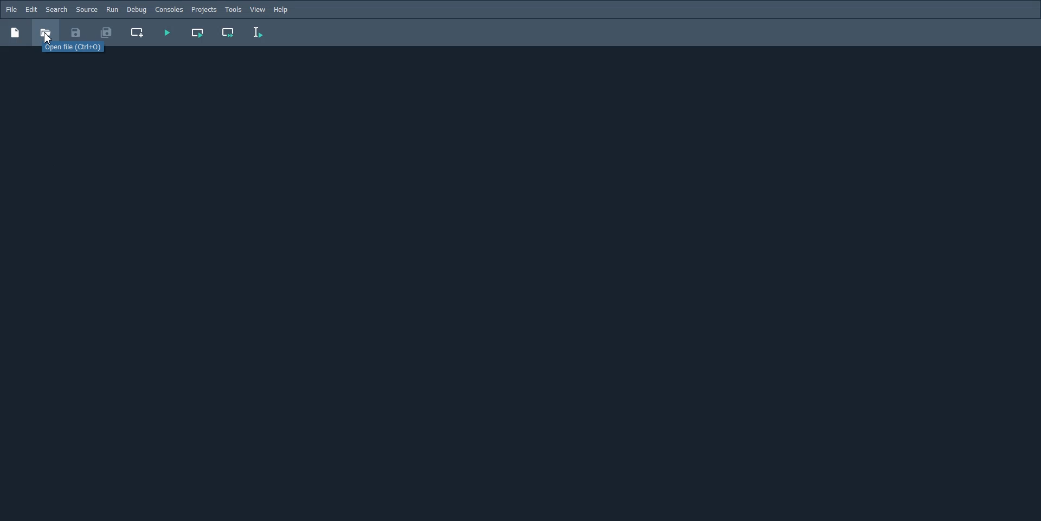  What do you see at coordinates (74, 48) in the screenshot?
I see `Open File` at bounding box center [74, 48].